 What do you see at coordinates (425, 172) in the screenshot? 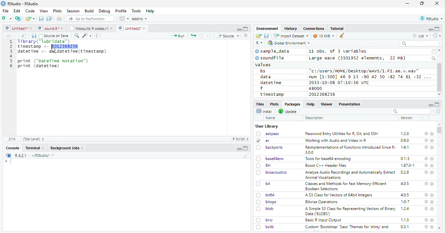
I see `help` at bounding box center [425, 172].